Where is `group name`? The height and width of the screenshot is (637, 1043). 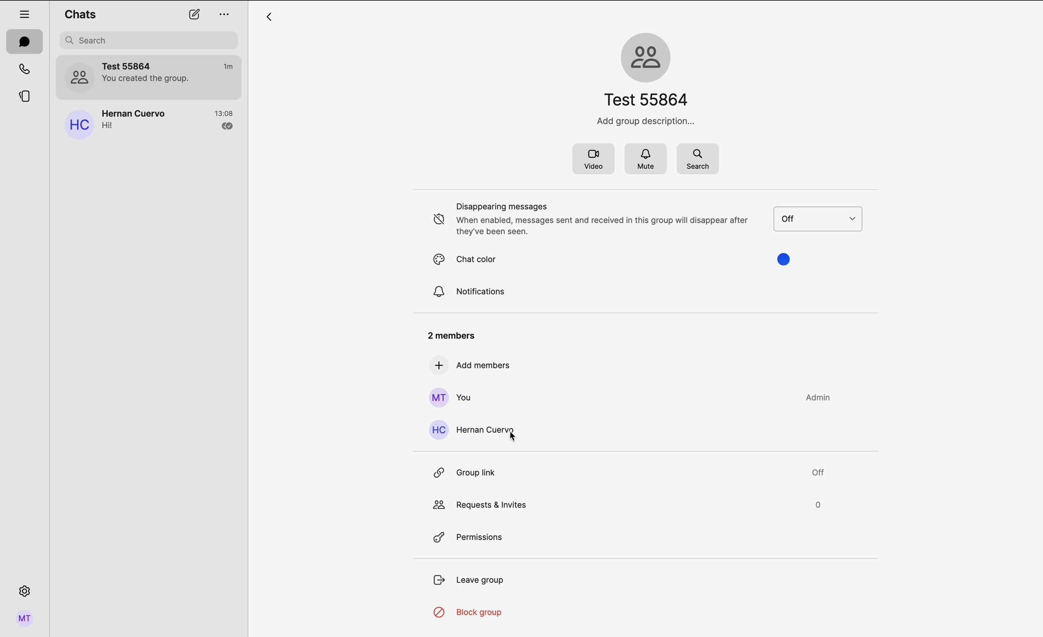 group name is located at coordinates (645, 78).